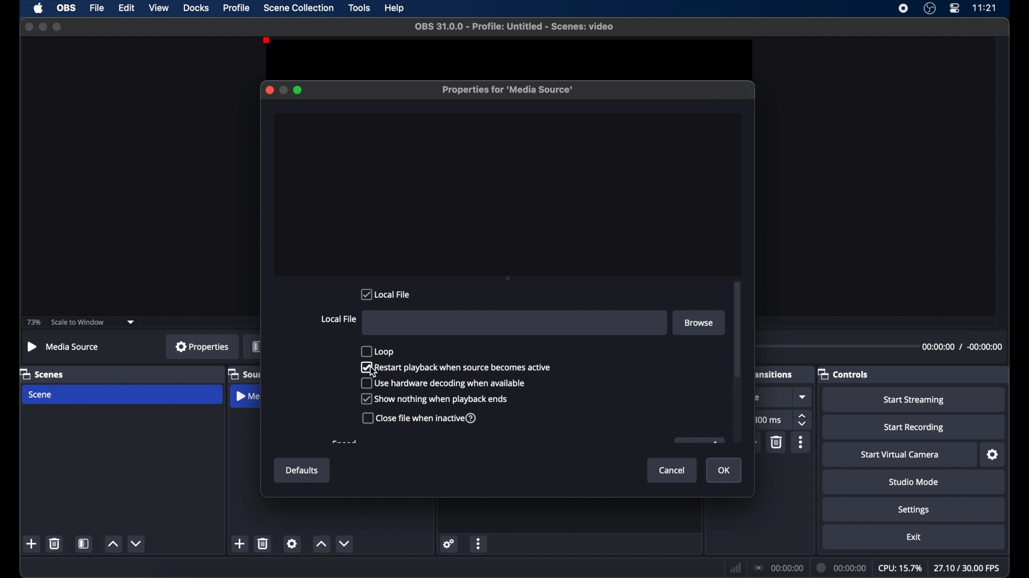 This screenshot has height=578, width=1029. Describe the element at coordinates (479, 543) in the screenshot. I see `more options` at that location.